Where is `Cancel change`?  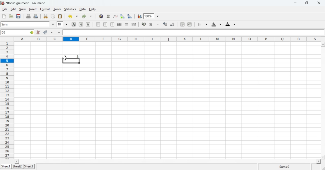 Cancel change is located at coordinates (38, 33).